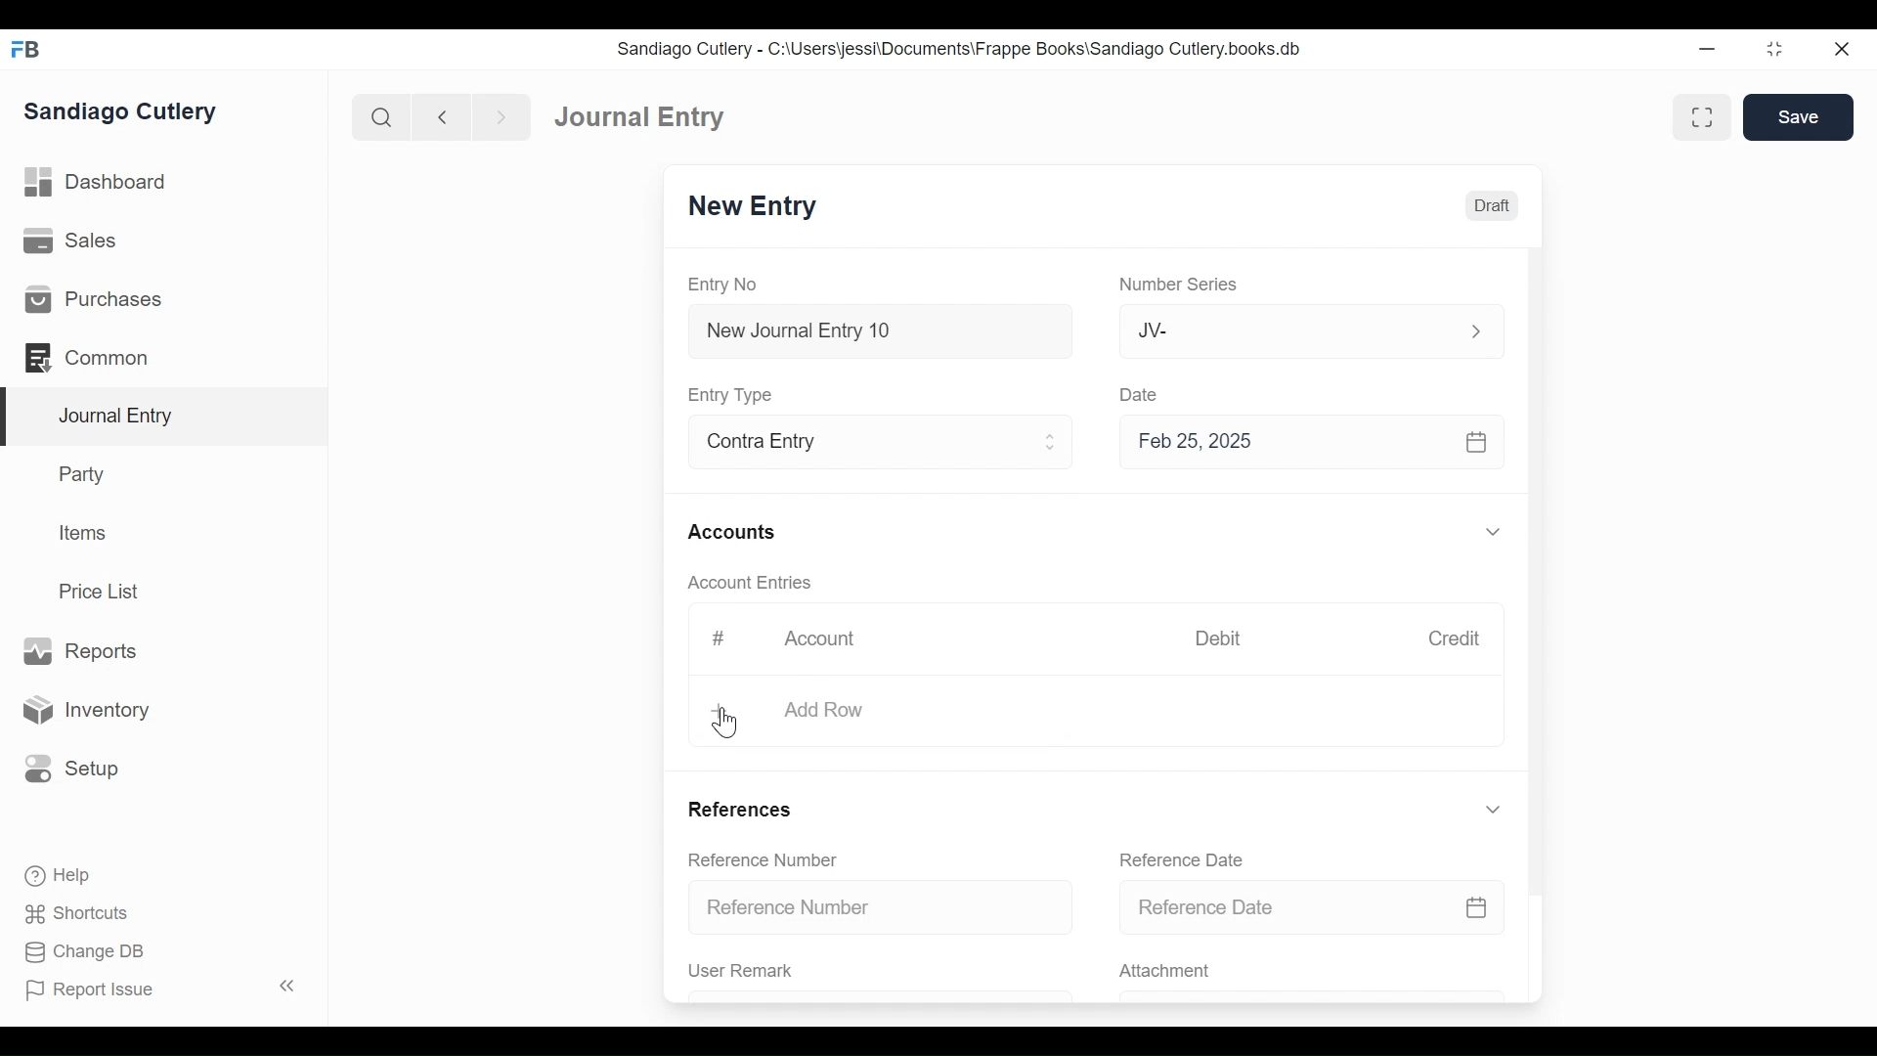 This screenshot has width=1877, height=1056. What do you see at coordinates (822, 640) in the screenshot?
I see `Account` at bounding box center [822, 640].